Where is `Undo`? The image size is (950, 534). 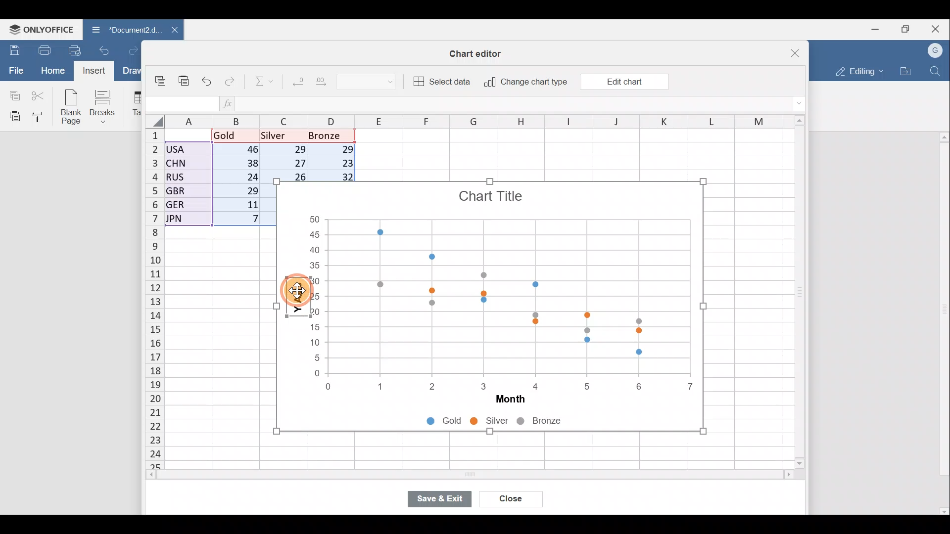 Undo is located at coordinates (106, 49).